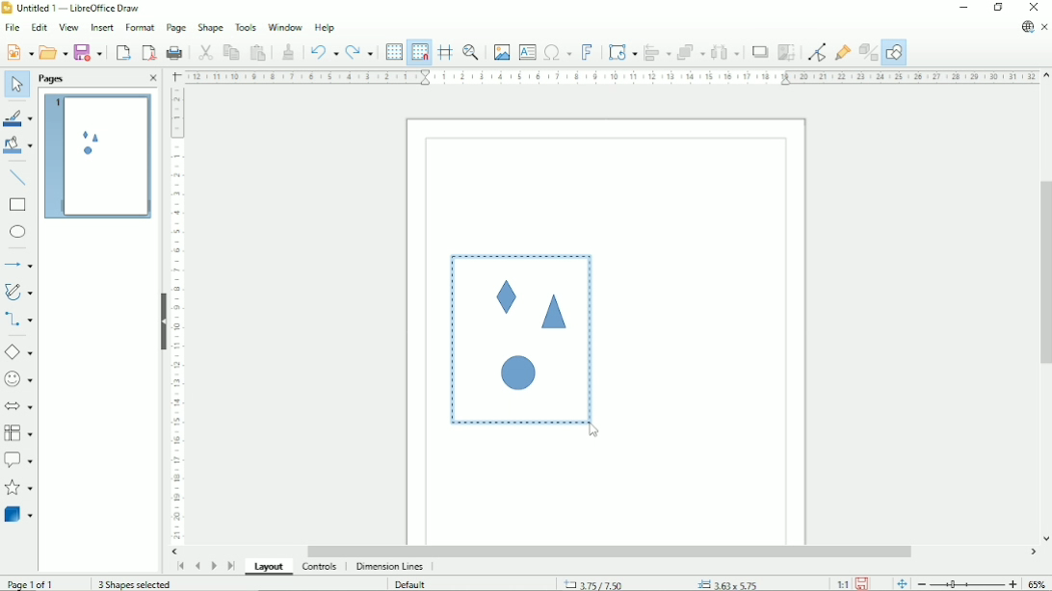 This screenshot has width=1052, height=591. Describe the element at coordinates (16, 86) in the screenshot. I see `Select` at that location.